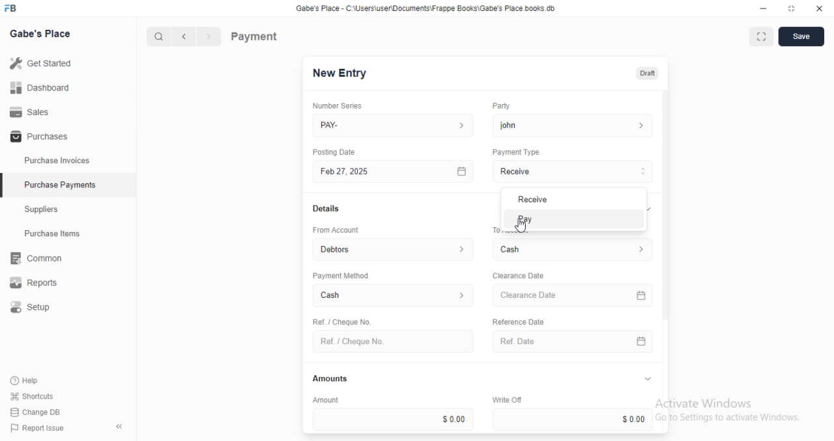  Describe the element at coordinates (14, 8) in the screenshot. I see `logo` at that location.